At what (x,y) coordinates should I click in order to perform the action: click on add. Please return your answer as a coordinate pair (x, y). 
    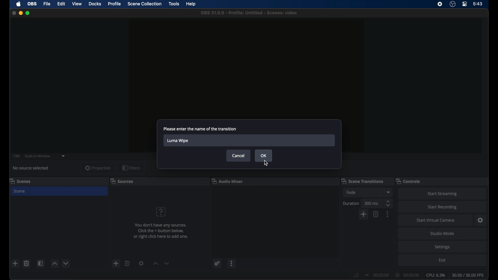
    Looking at the image, I should click on (116, 263).